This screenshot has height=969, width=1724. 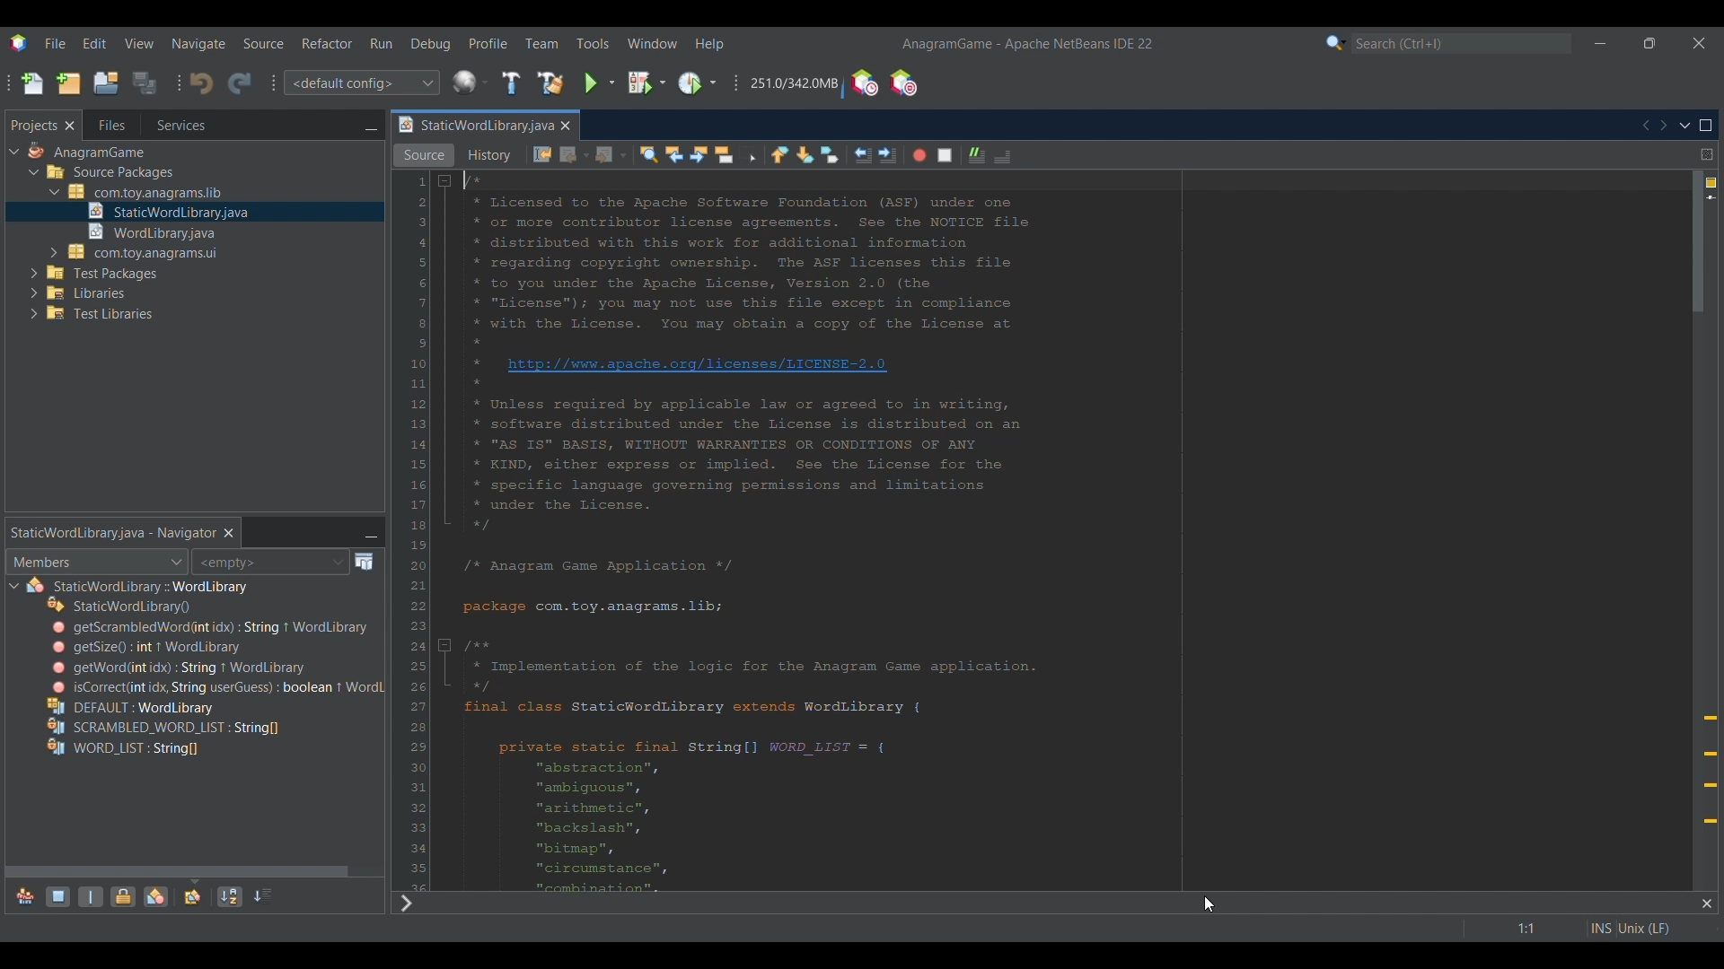 I want to click on Sort by name, so click(x=231, y=897).